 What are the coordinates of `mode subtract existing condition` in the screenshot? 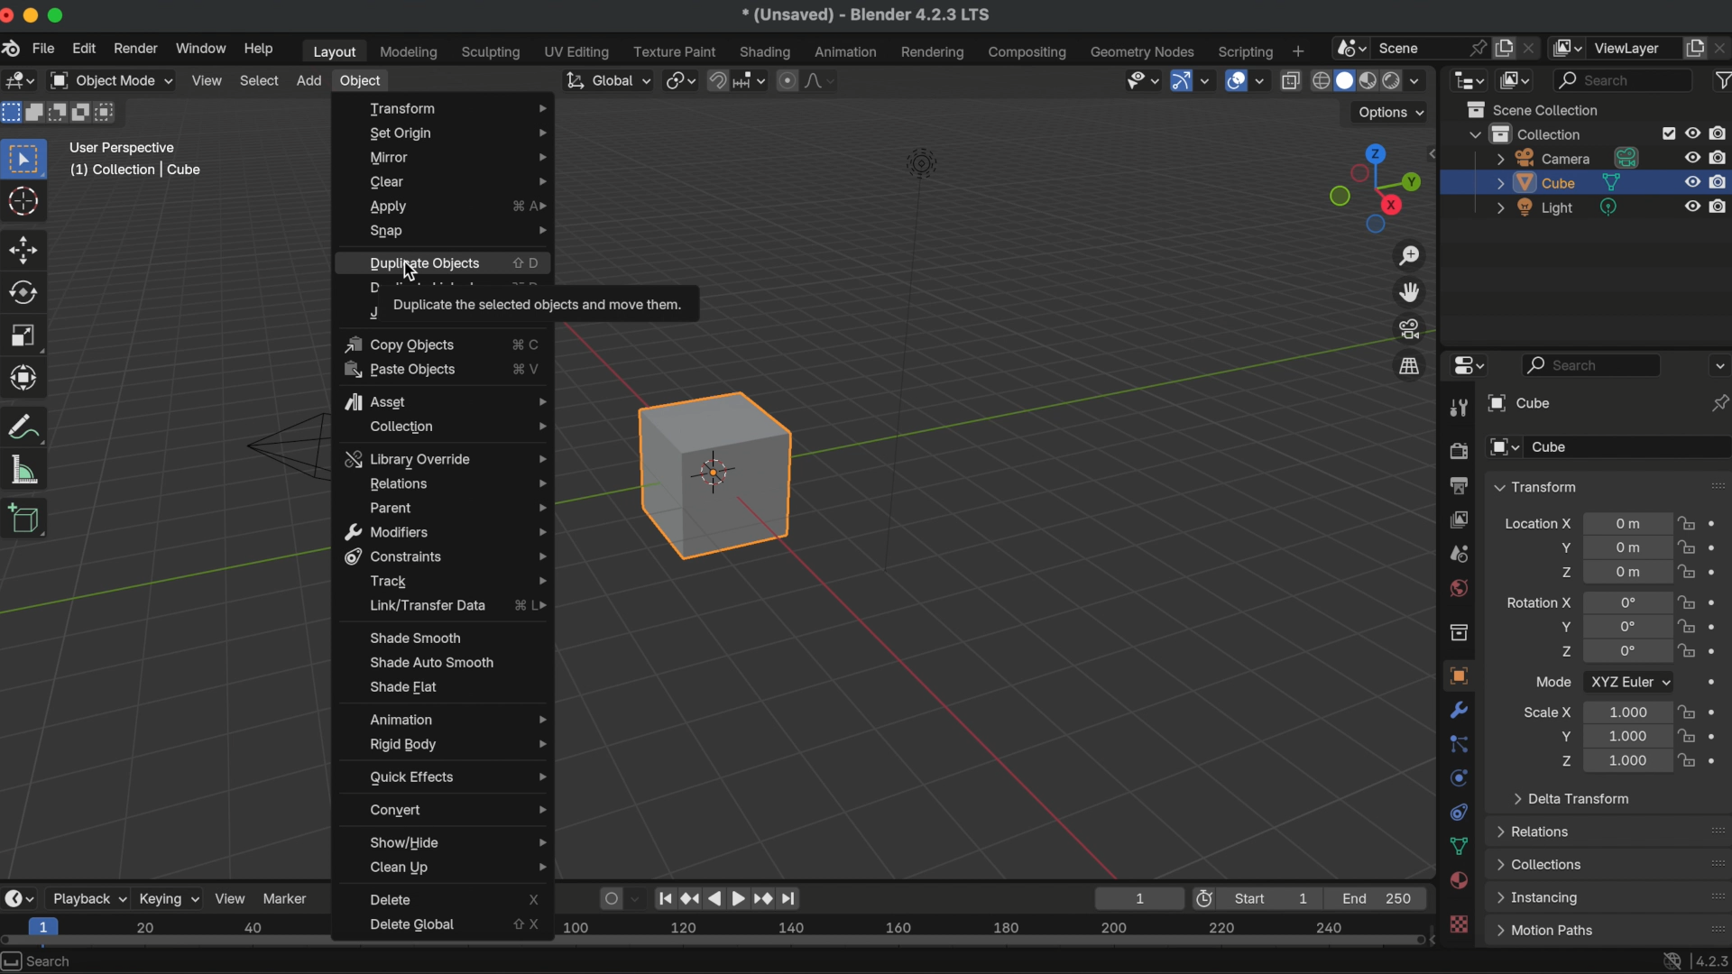 It's located at (59, 113).